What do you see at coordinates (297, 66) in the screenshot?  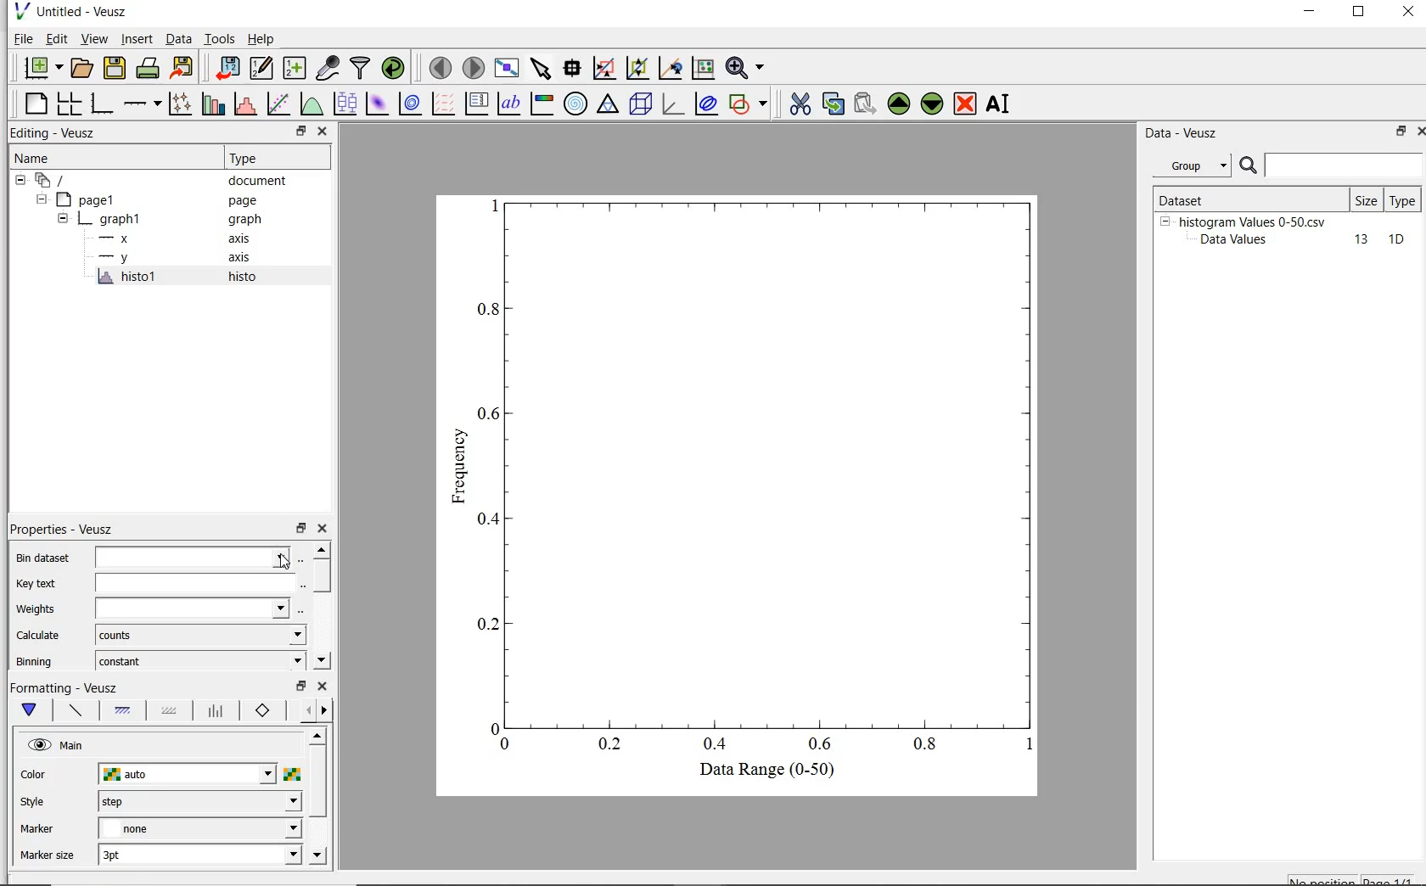 I see `create new datasets using ranges, parametrically or as functions of existing datasets` at bounding box center [297, 66].